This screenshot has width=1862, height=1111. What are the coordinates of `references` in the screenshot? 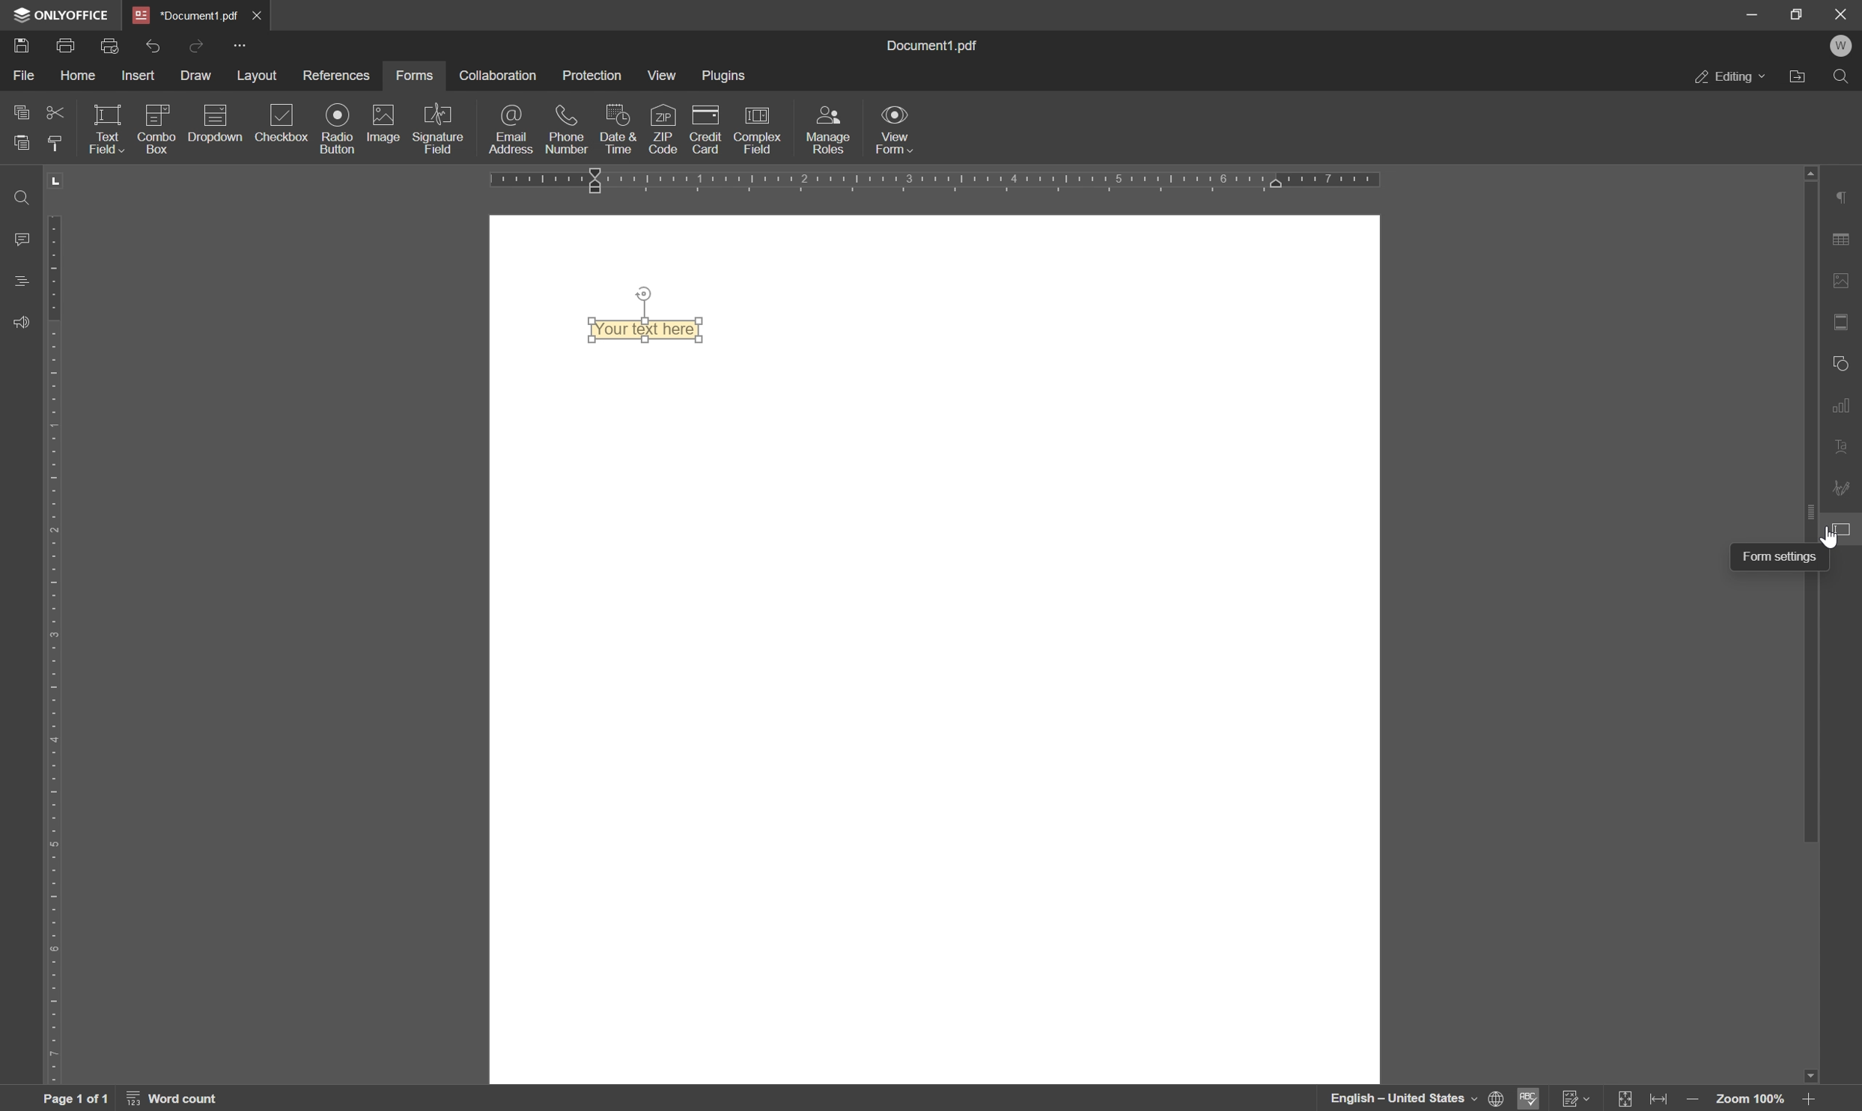 It's located at (337, 75).